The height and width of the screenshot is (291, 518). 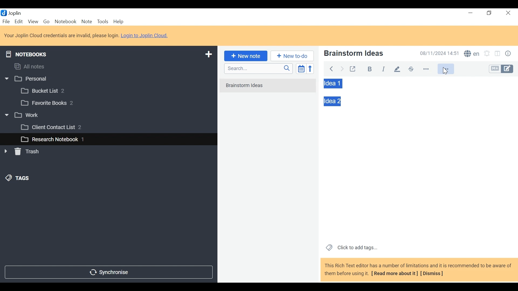 What do you see at coordinates (384, 69) in the screenshot?
I see `italiac` at bounding box center [384, 69].